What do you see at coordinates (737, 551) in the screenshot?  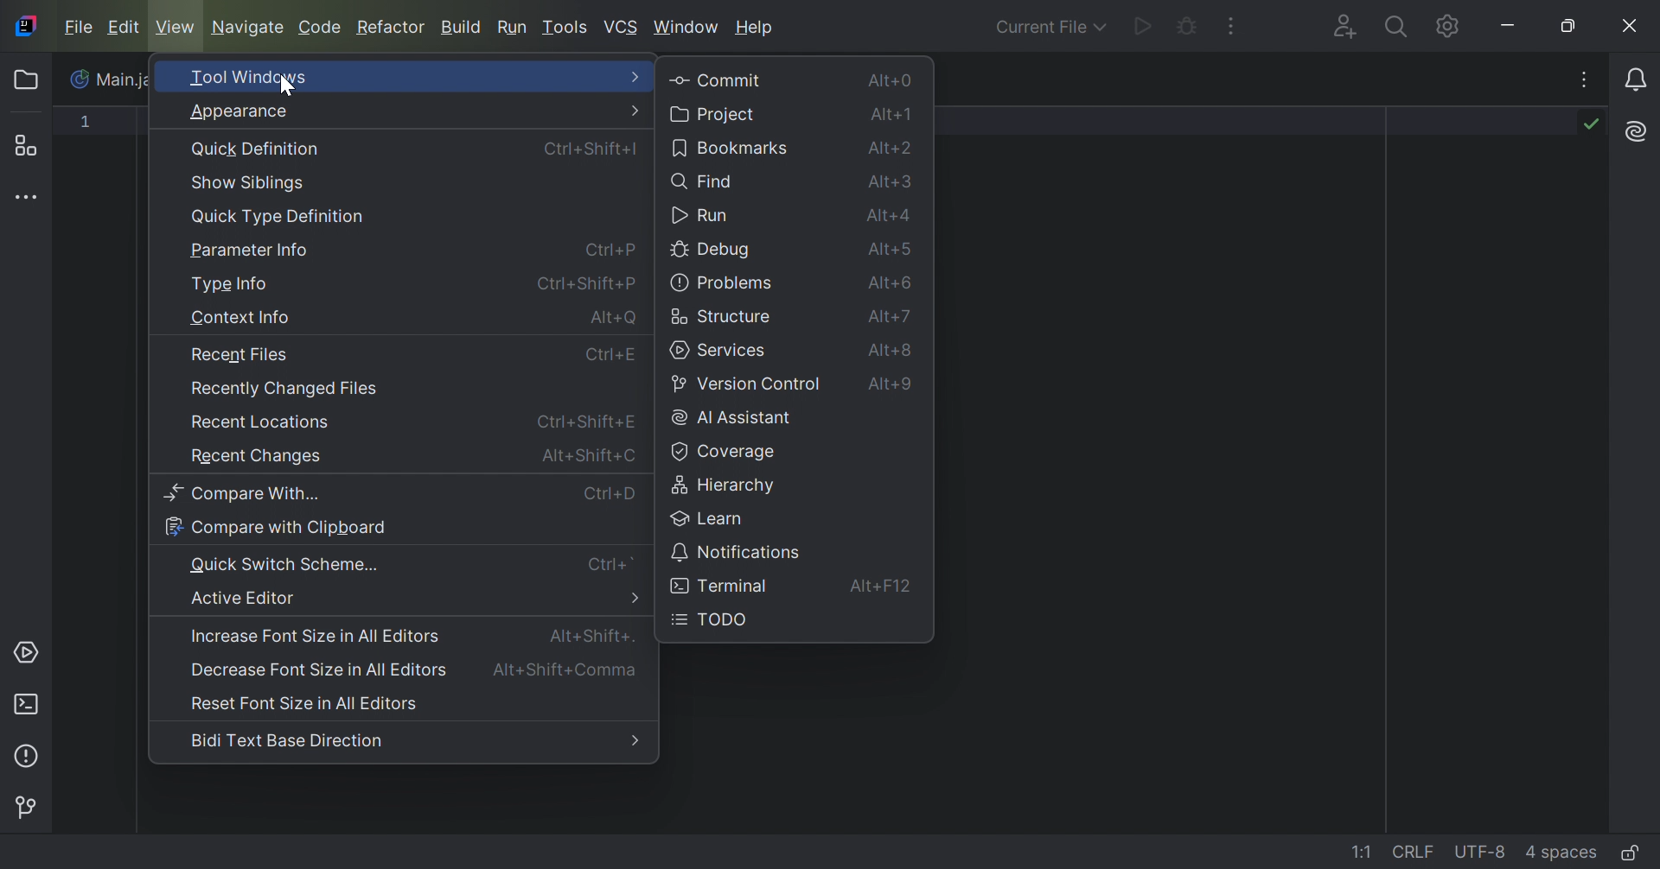 I see `Notifications` at bounding box center [737, 551].